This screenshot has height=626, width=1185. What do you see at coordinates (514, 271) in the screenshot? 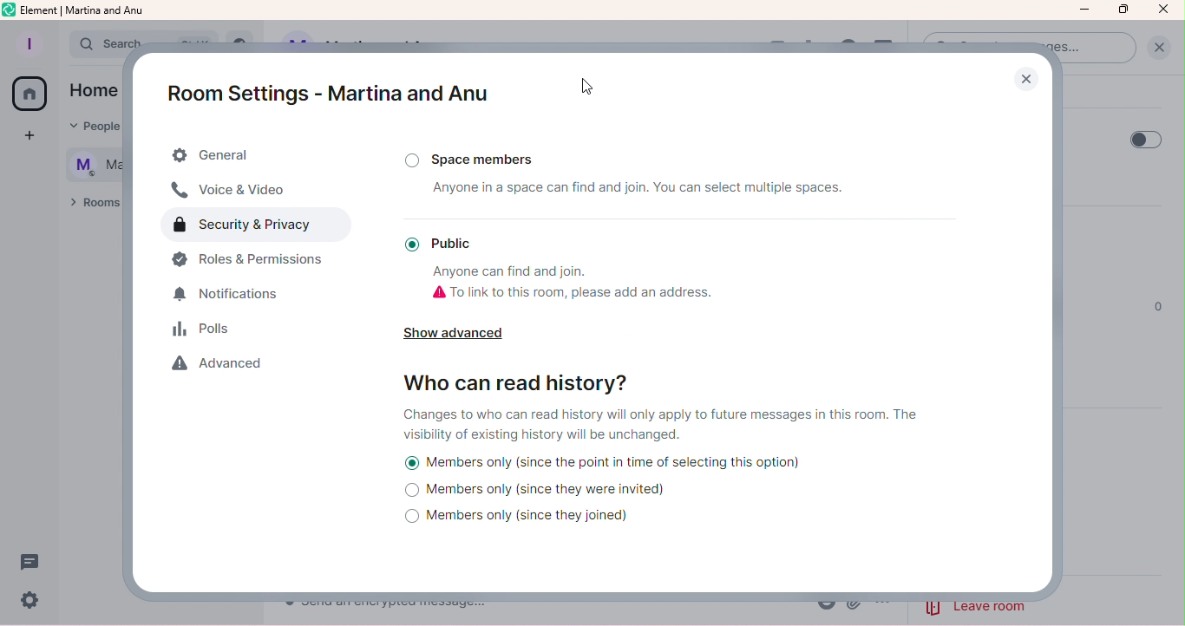
I see `Anyone can find and join.` at bounding box center [514, 271].